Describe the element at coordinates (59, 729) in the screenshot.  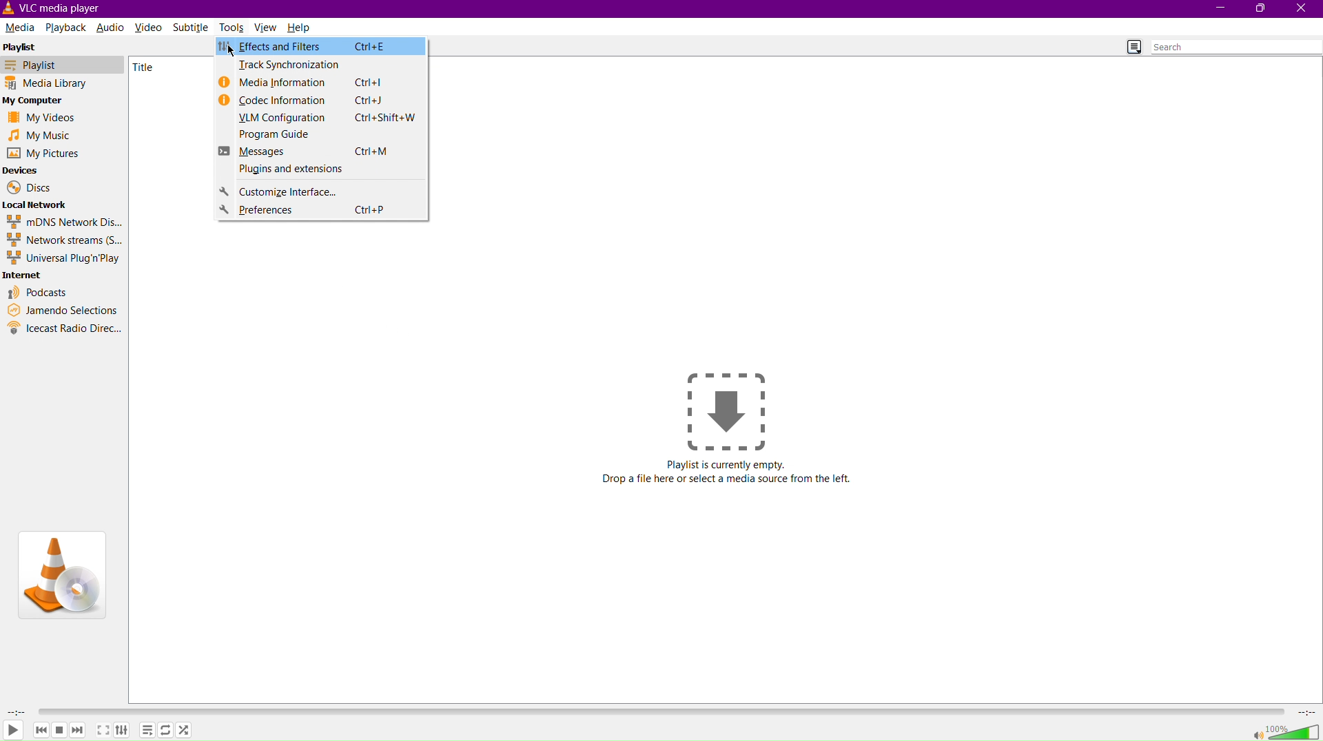
I see `Pause` at that location.